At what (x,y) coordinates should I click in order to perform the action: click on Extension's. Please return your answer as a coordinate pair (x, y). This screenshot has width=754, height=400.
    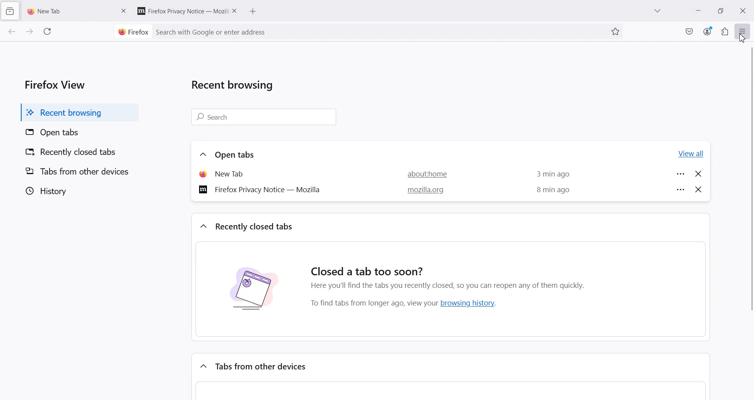
    Looking at the image, I should click on (725, 31).